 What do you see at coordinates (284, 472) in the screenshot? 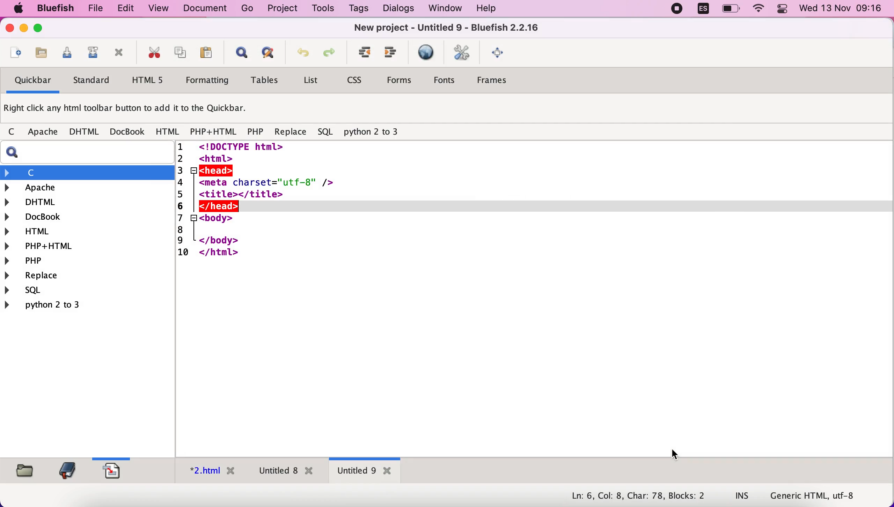
I see `tab` at bounding box center [284, 472].